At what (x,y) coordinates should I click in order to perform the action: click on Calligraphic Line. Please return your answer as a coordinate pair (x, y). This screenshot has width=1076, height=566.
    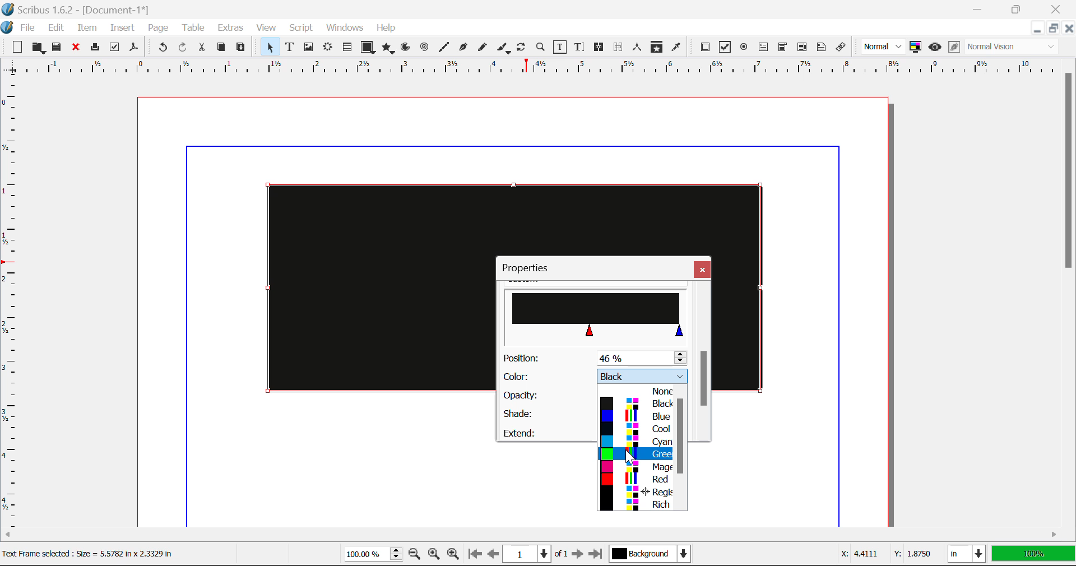
    Looking at the image, I should click on (504, 49).